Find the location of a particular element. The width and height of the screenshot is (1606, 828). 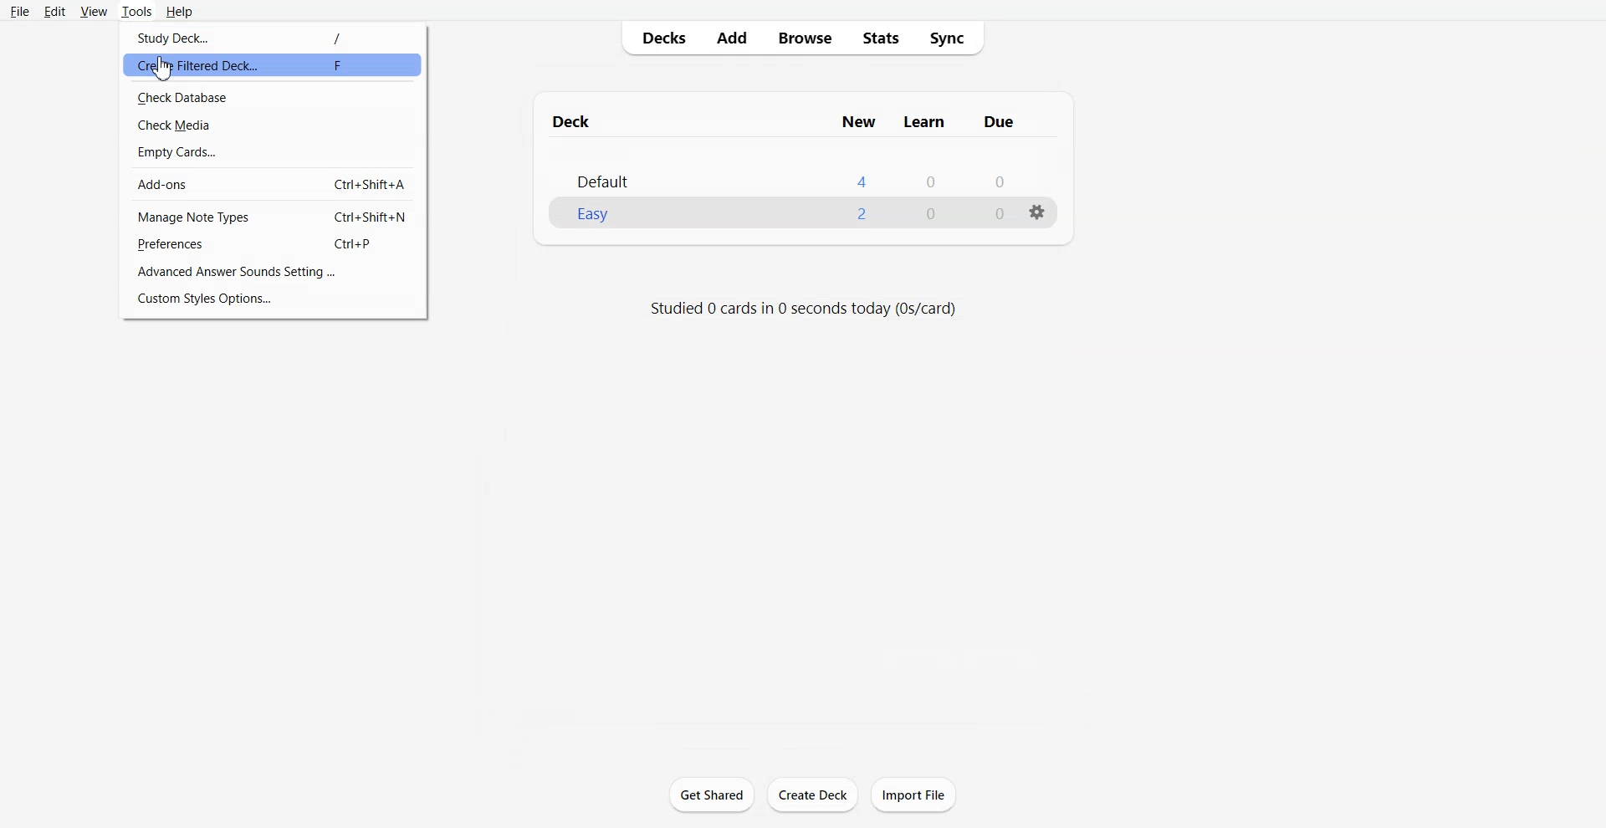

settings is located at coordinates (1036, 219).